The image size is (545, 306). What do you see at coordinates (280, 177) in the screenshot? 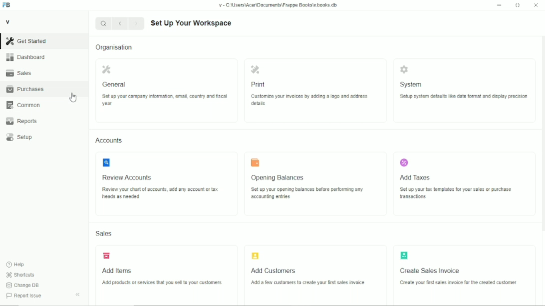
I see `‘Opening Balances` at bounding box center [280, 177].